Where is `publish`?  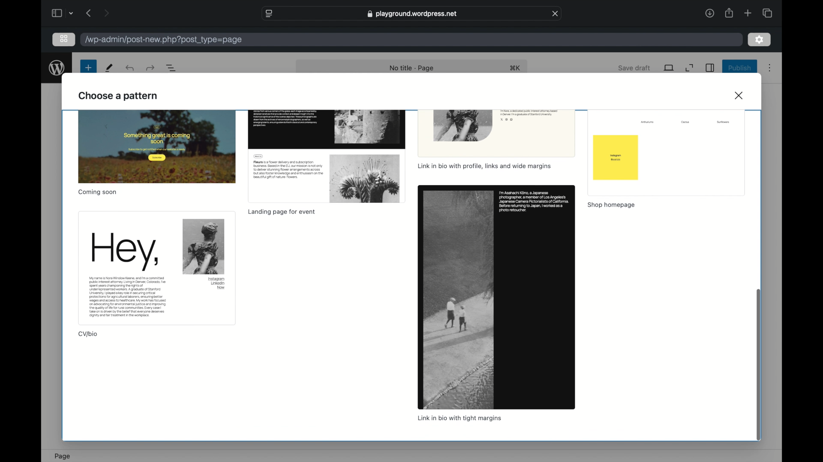 publish is located at coordinates (740, 68).